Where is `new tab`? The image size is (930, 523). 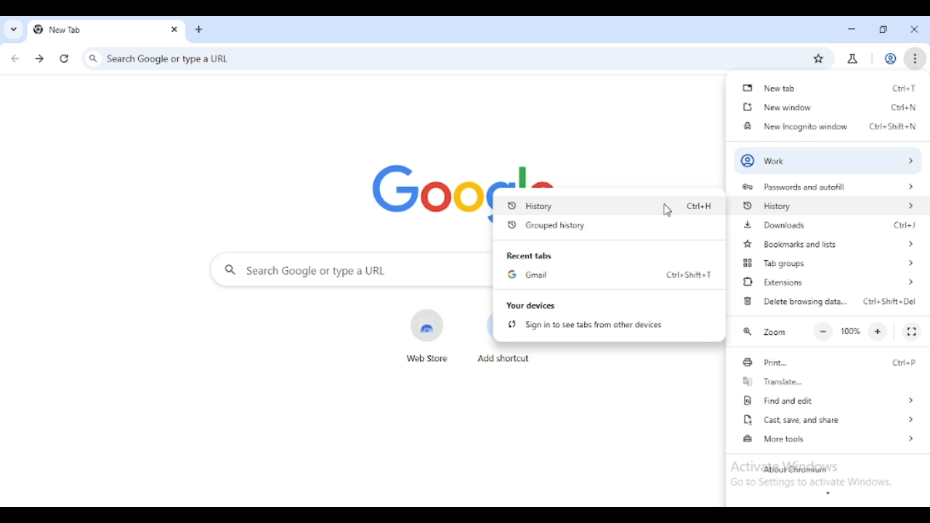
new tab is located at coordinates (199, 30).